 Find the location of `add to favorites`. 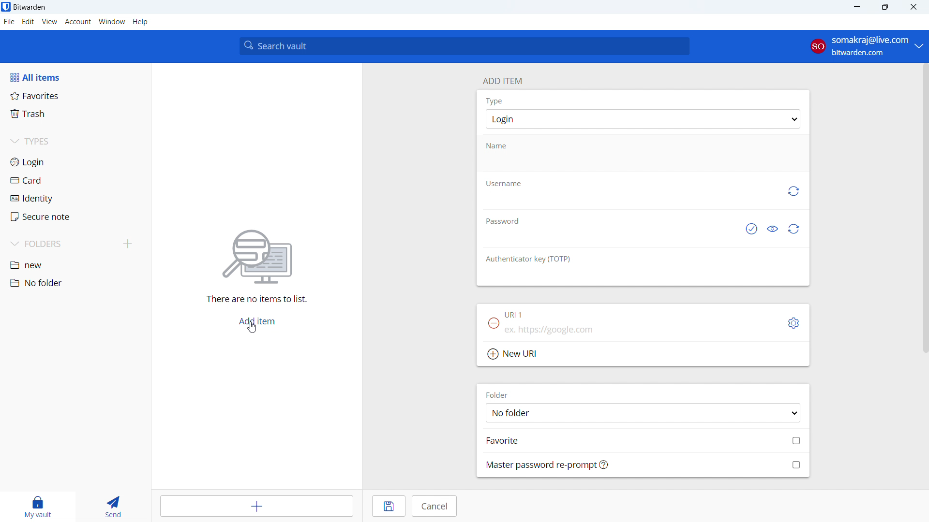

add to favorites is located at coordinates (644, 440).